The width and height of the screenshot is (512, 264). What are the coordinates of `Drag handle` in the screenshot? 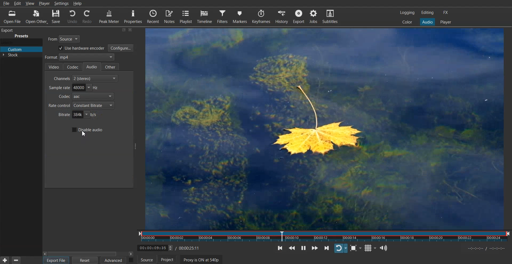 It's located at (136, 146).